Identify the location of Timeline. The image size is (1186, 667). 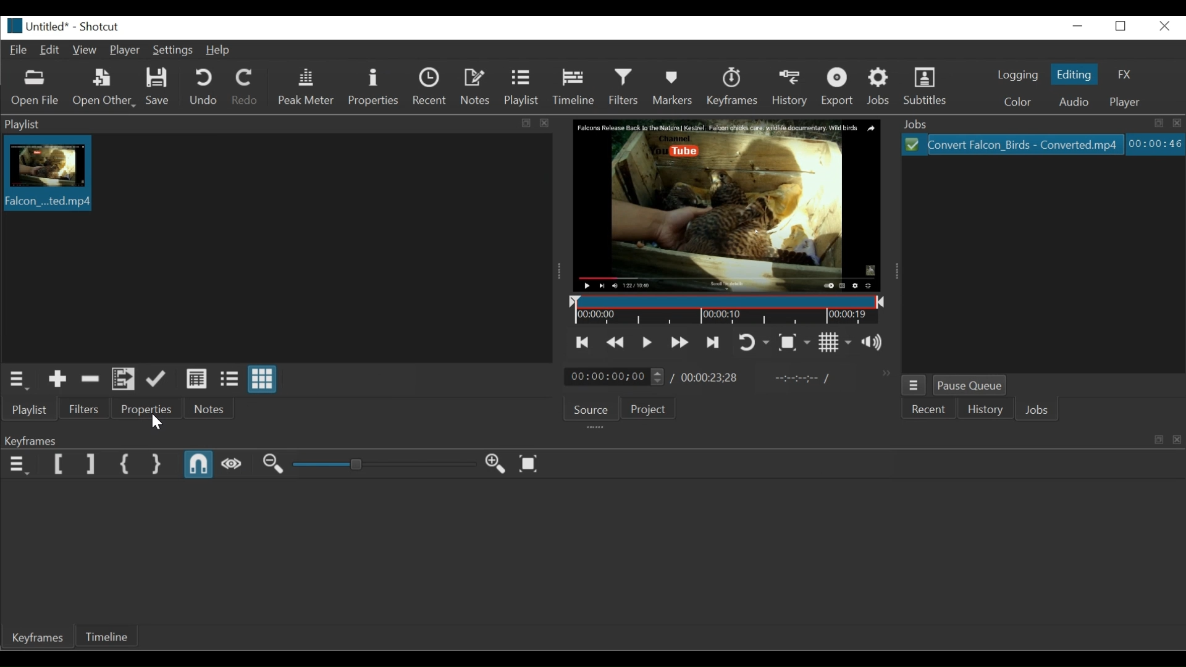
(576, 88).